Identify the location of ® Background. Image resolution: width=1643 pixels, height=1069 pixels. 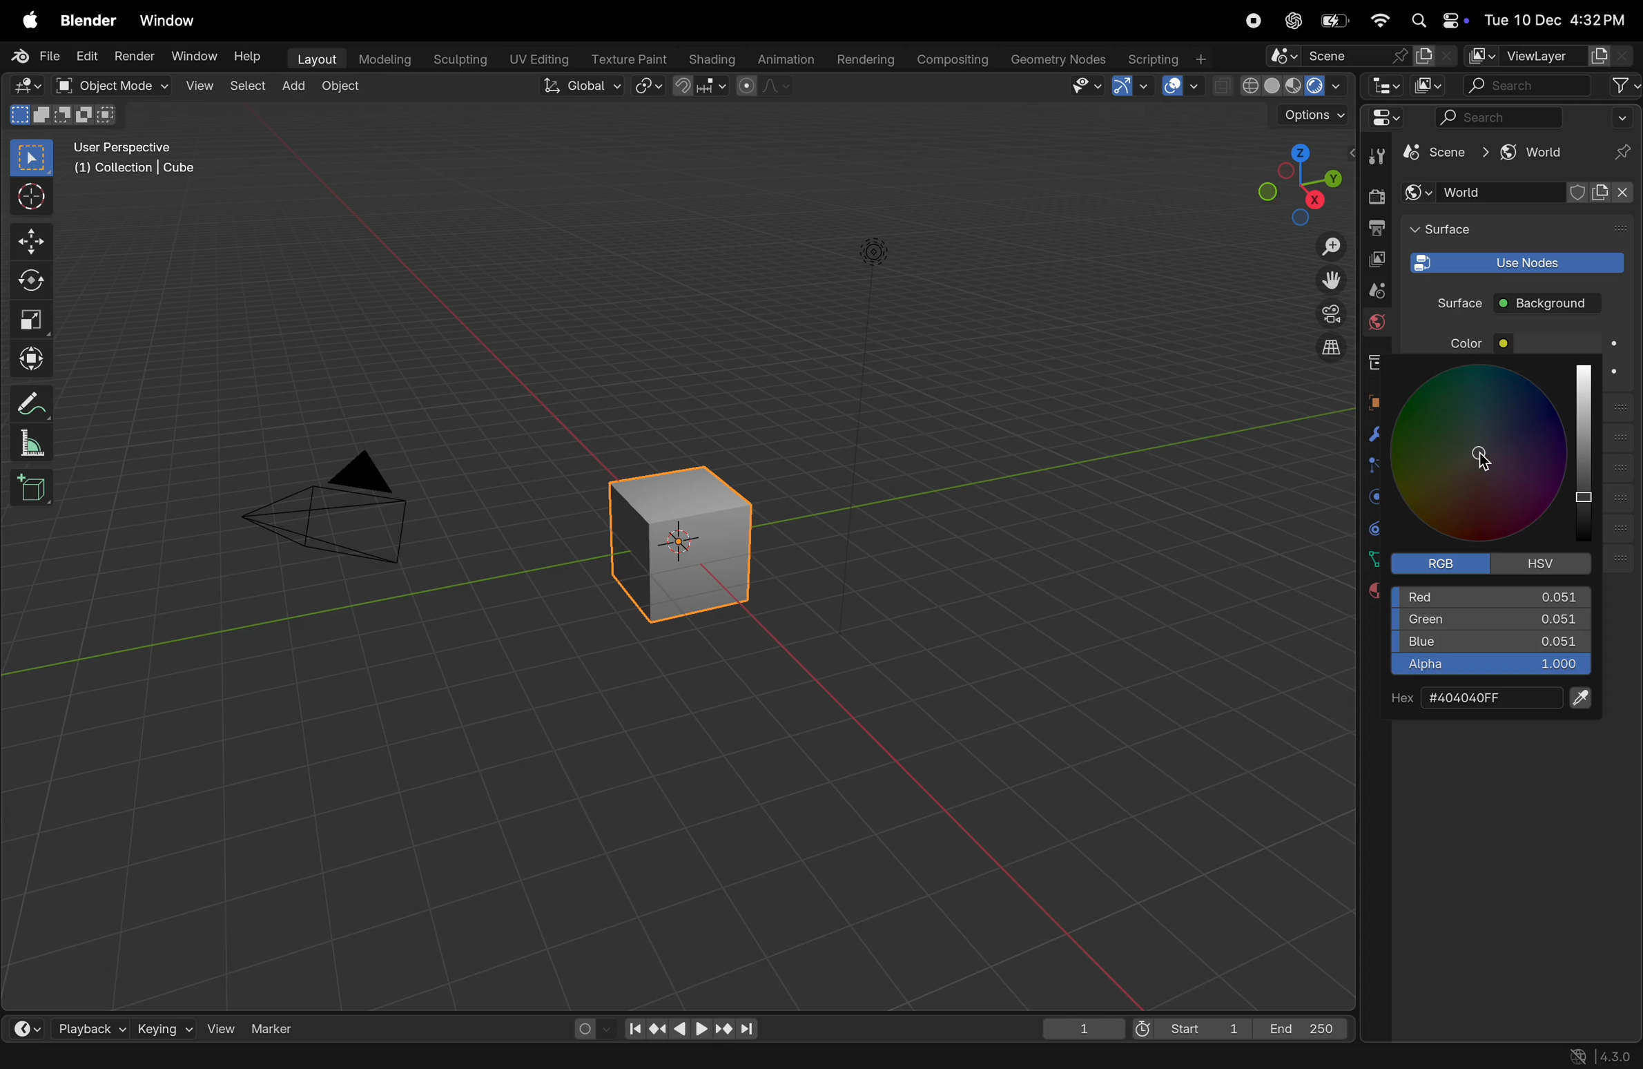
(1554, 303).